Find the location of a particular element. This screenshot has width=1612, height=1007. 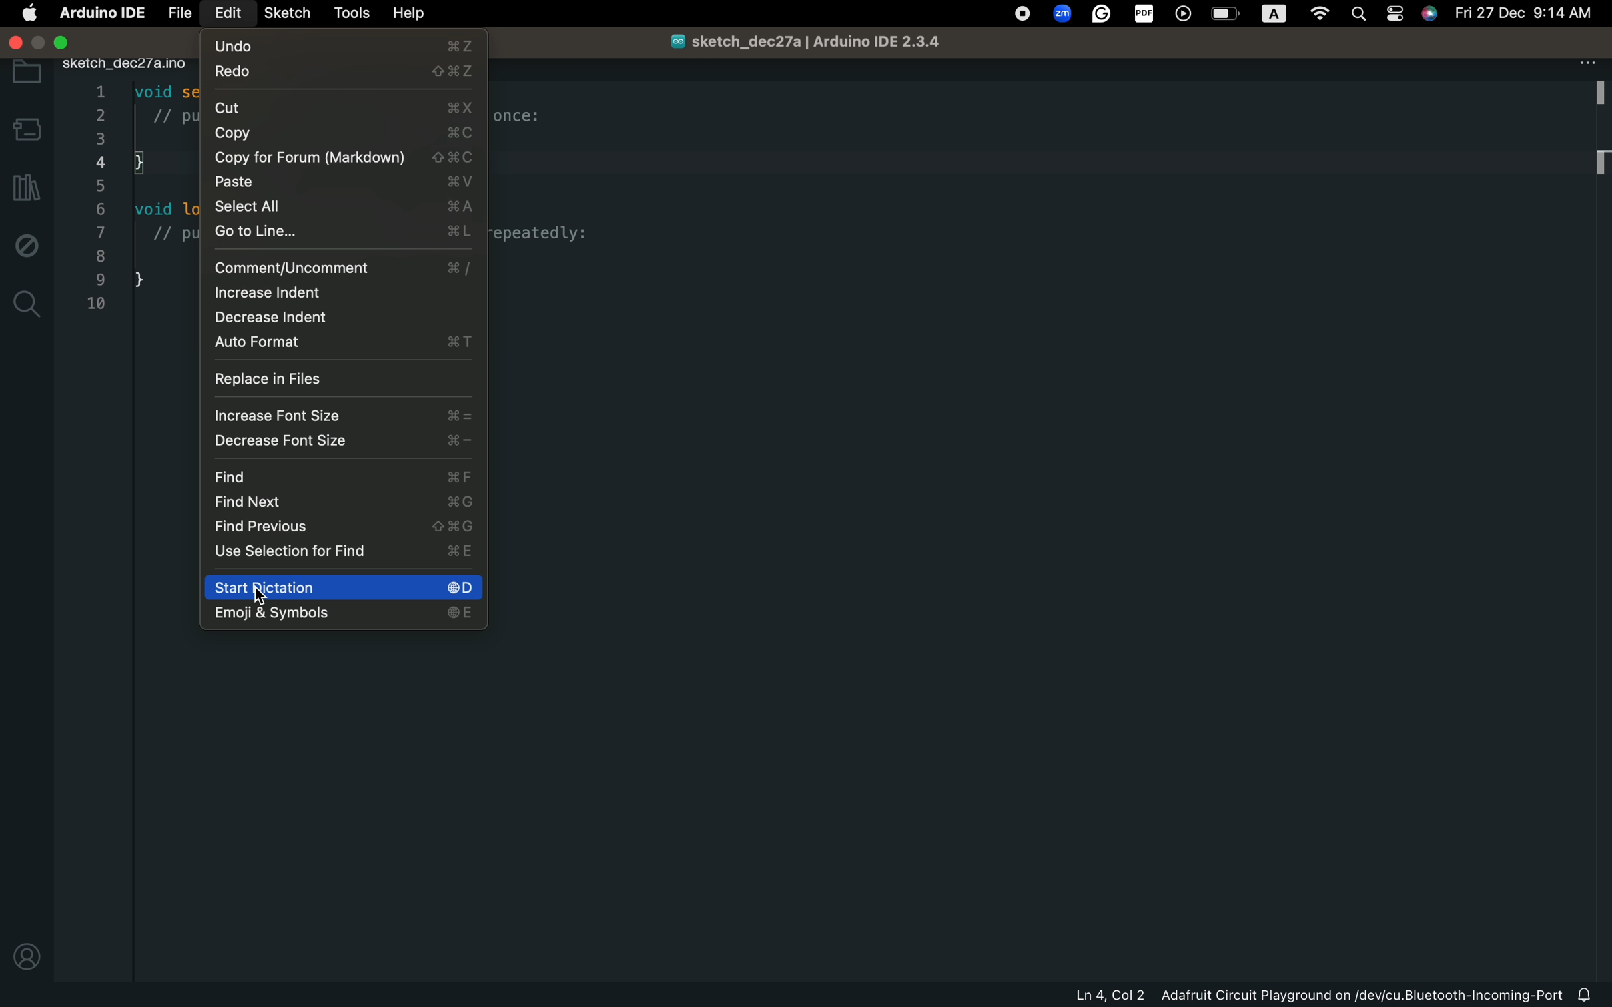

sketch_dec27/a.ino is located at coordinates (125, 65).